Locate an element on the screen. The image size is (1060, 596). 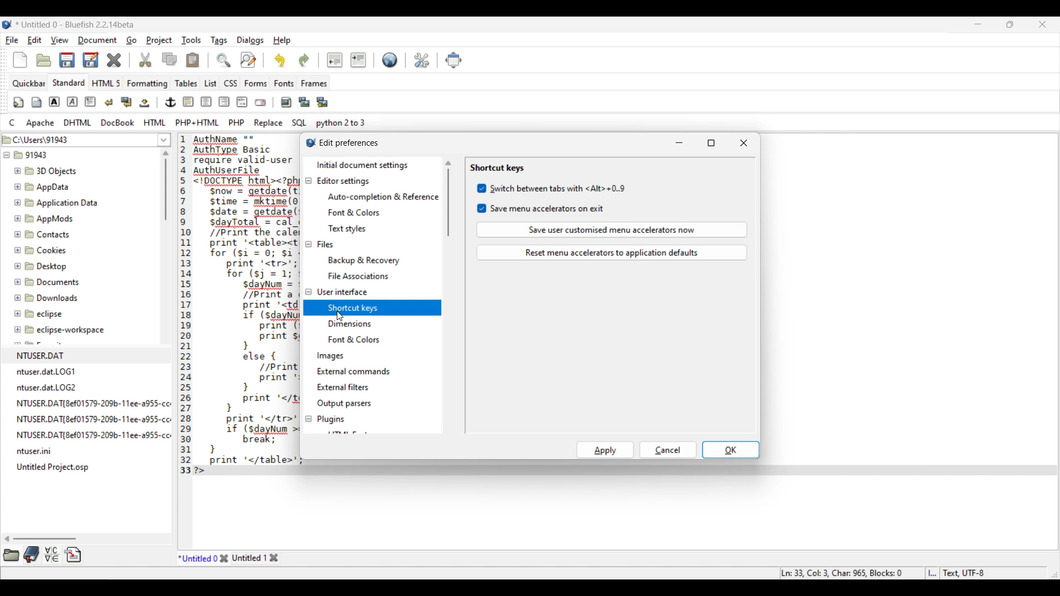
Software logo is located at coordinates (7, 25).